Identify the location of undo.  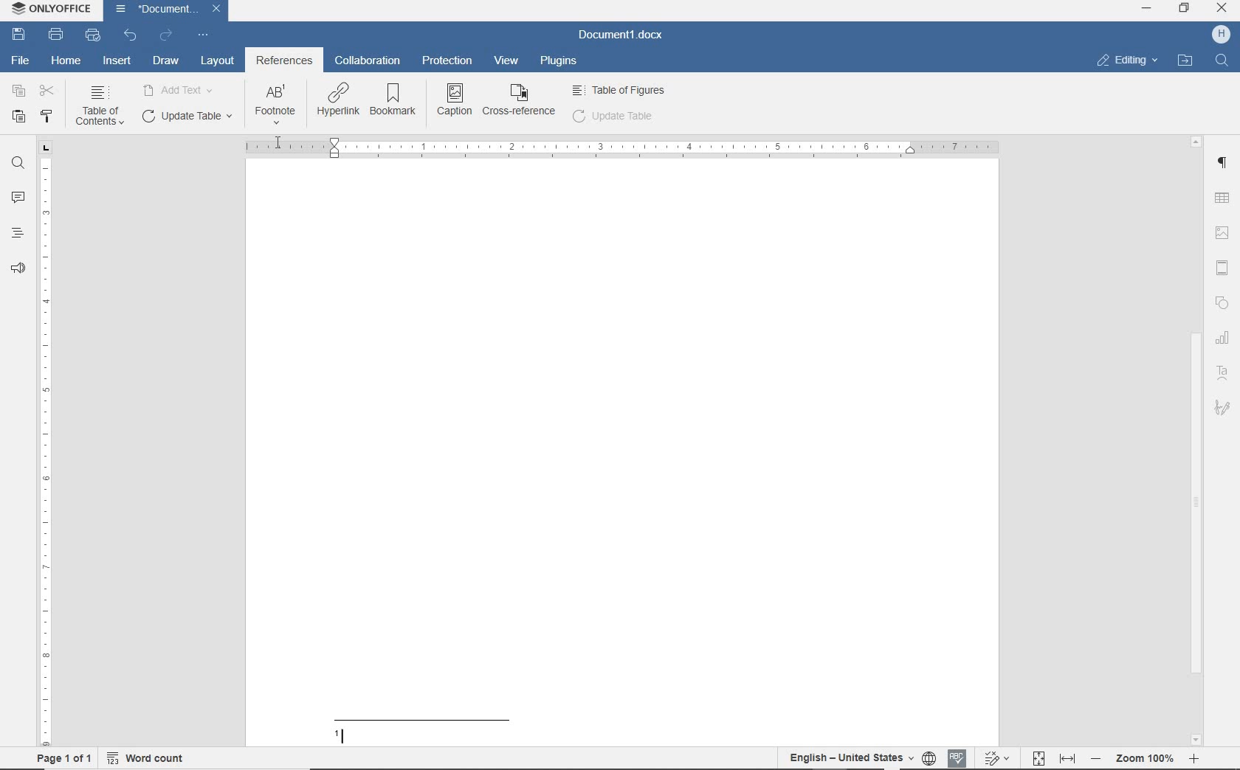
(130, 35).